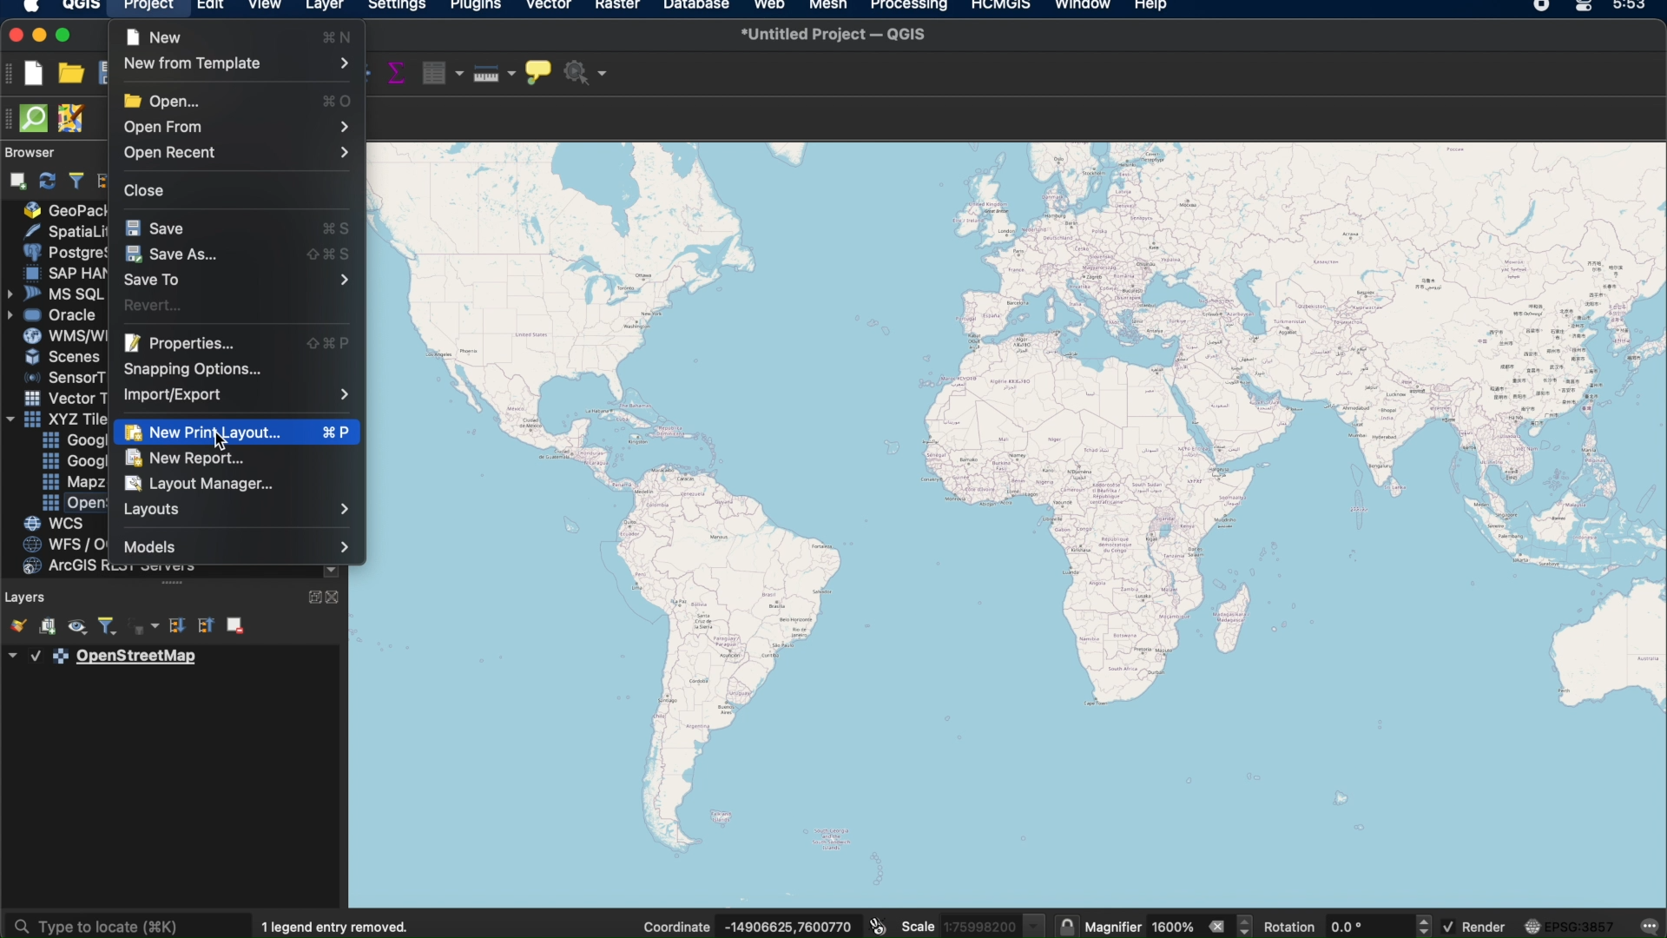  What do you see at coordinates (695, 7) in the screenshot?
I see `database` at bounding box center [695, 7].